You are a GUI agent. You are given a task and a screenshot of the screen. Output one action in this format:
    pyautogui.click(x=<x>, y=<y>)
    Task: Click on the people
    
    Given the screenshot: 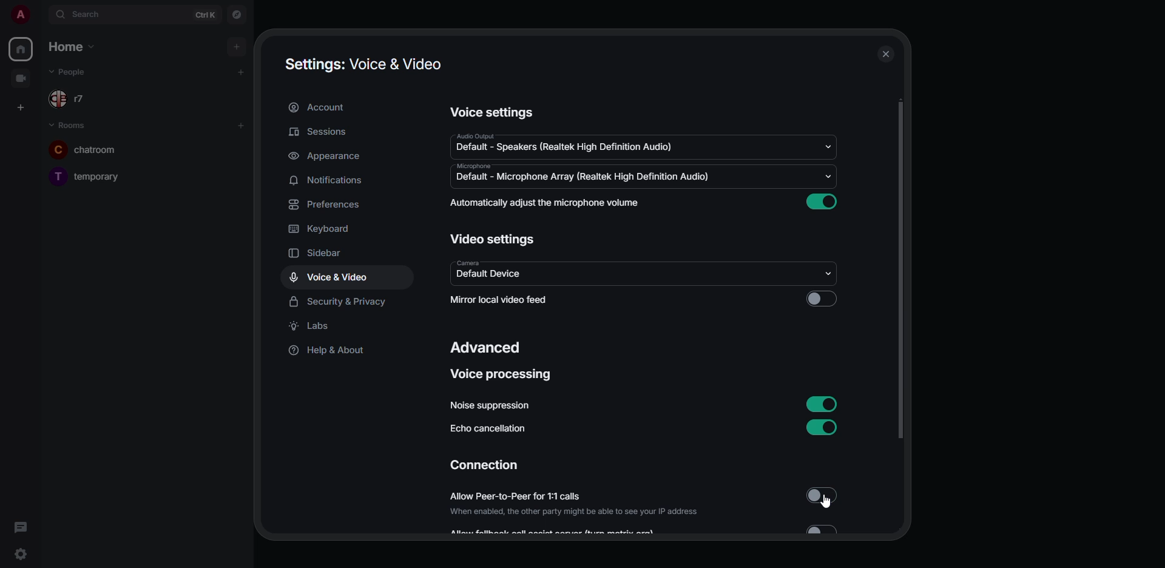 What is the action you would take?
    pyautogui.click(x=78, y=99)
    